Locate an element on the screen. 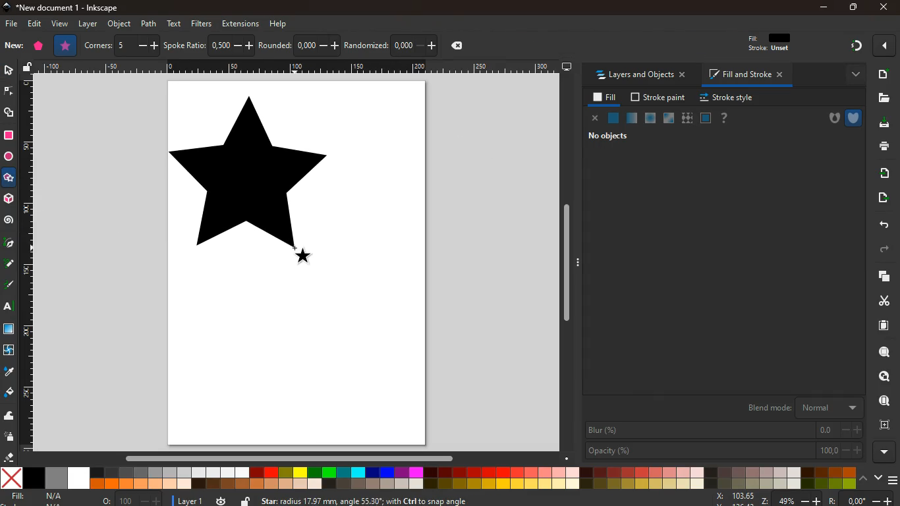 Image resolution: width=900 pixels, height=506 pixels. move is located at coordinates (881, 198).